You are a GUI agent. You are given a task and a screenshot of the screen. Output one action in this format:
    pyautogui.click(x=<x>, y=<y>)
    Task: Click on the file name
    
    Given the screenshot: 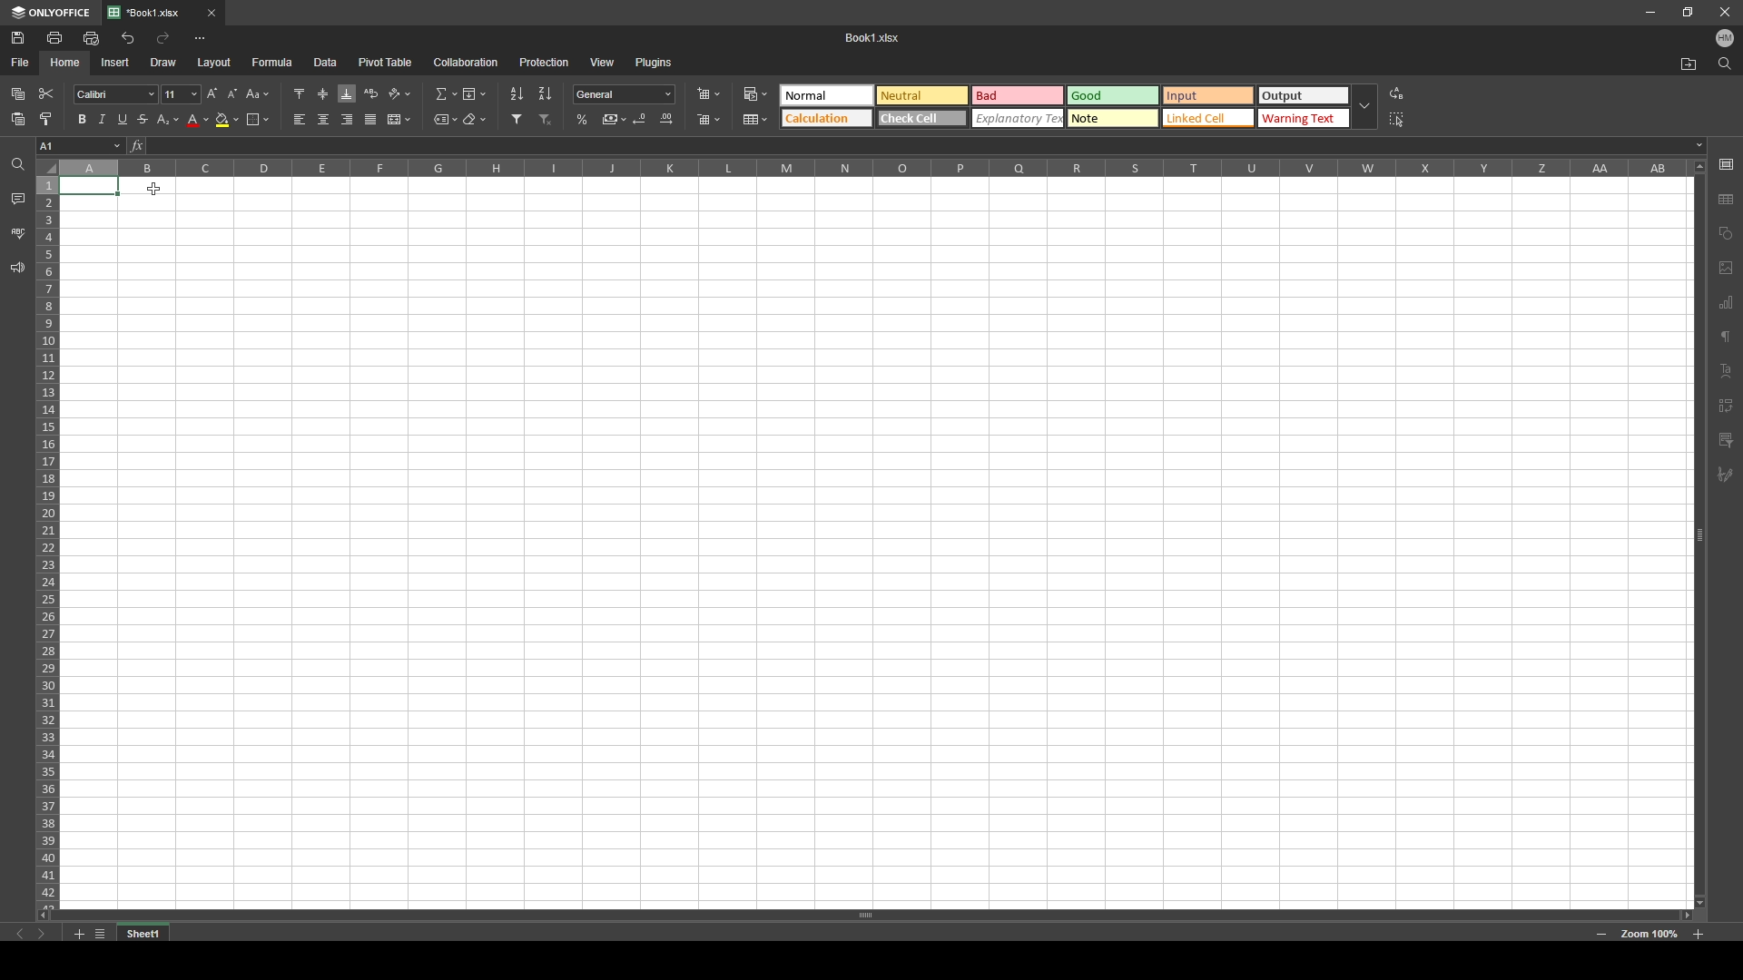 What is the action you would take?
    pyautogui.click(x=873, y=36)
    